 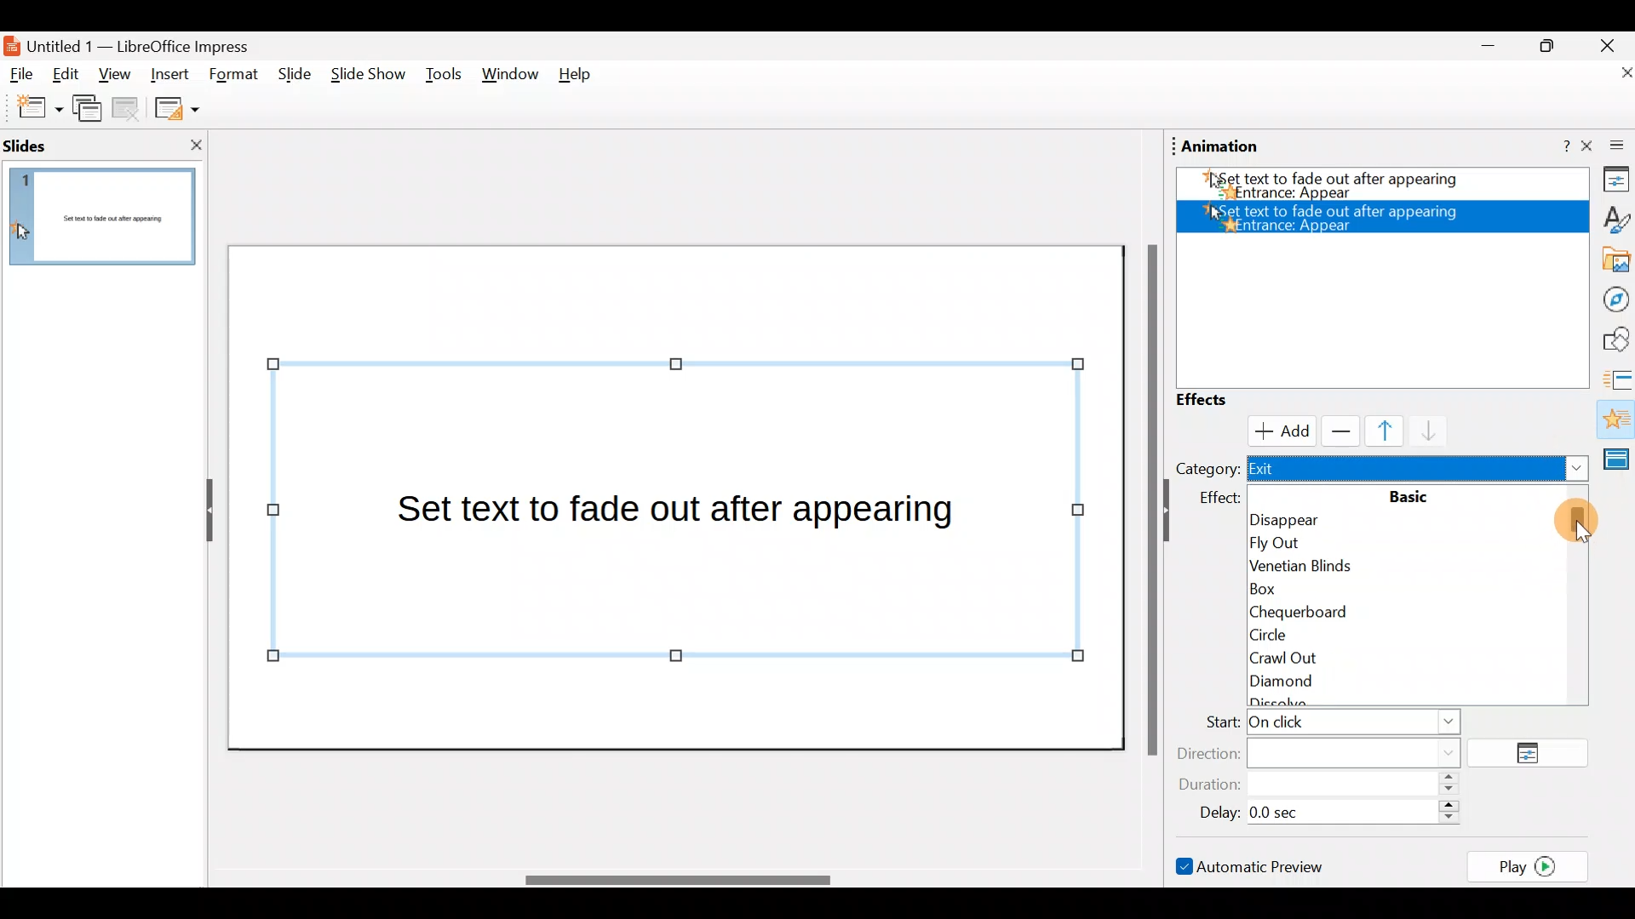 I want to click on Chequerboard, so click(x=1312, y=610).